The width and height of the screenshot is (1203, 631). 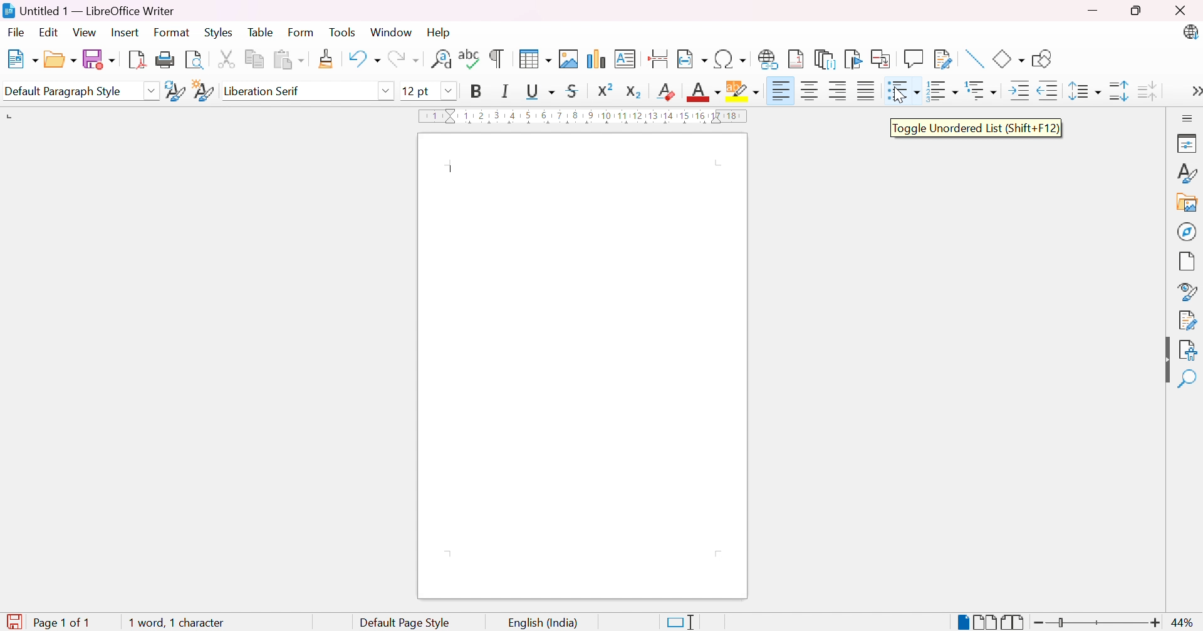 What do you see at coordinates (175, 91) in the screenshot?
I see `Update selected style` at bounding box center [175, 91].